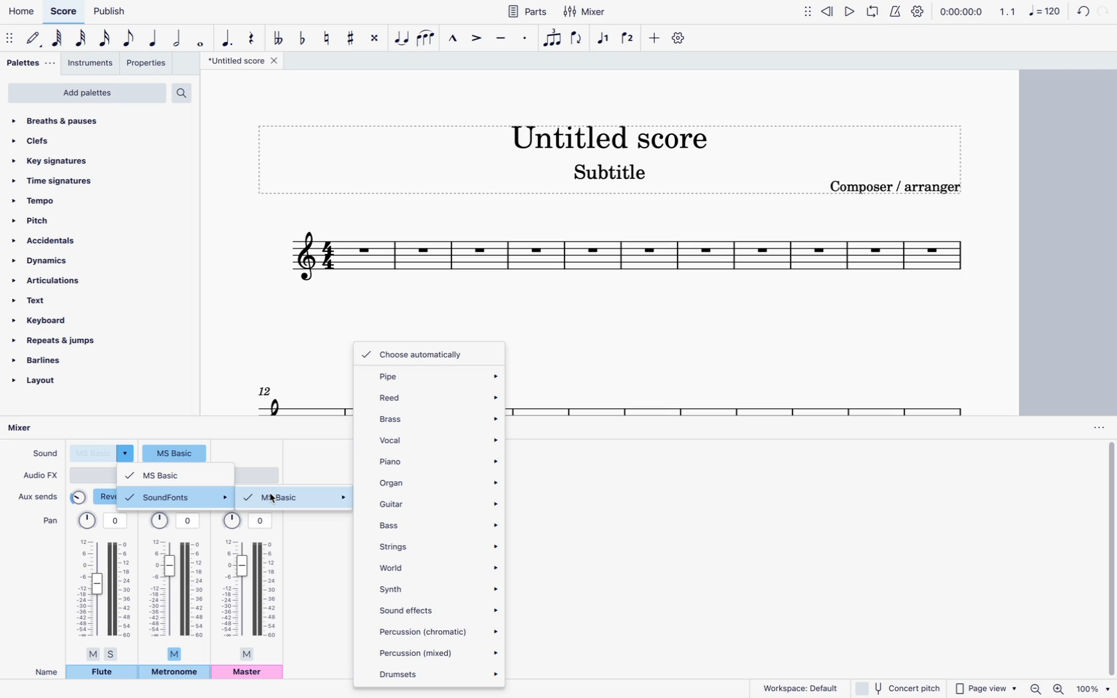 This screenshot has width=1117, height=698. Describe the element at coordinates (299, 398) in the screenshot. I see `scale` at that location.